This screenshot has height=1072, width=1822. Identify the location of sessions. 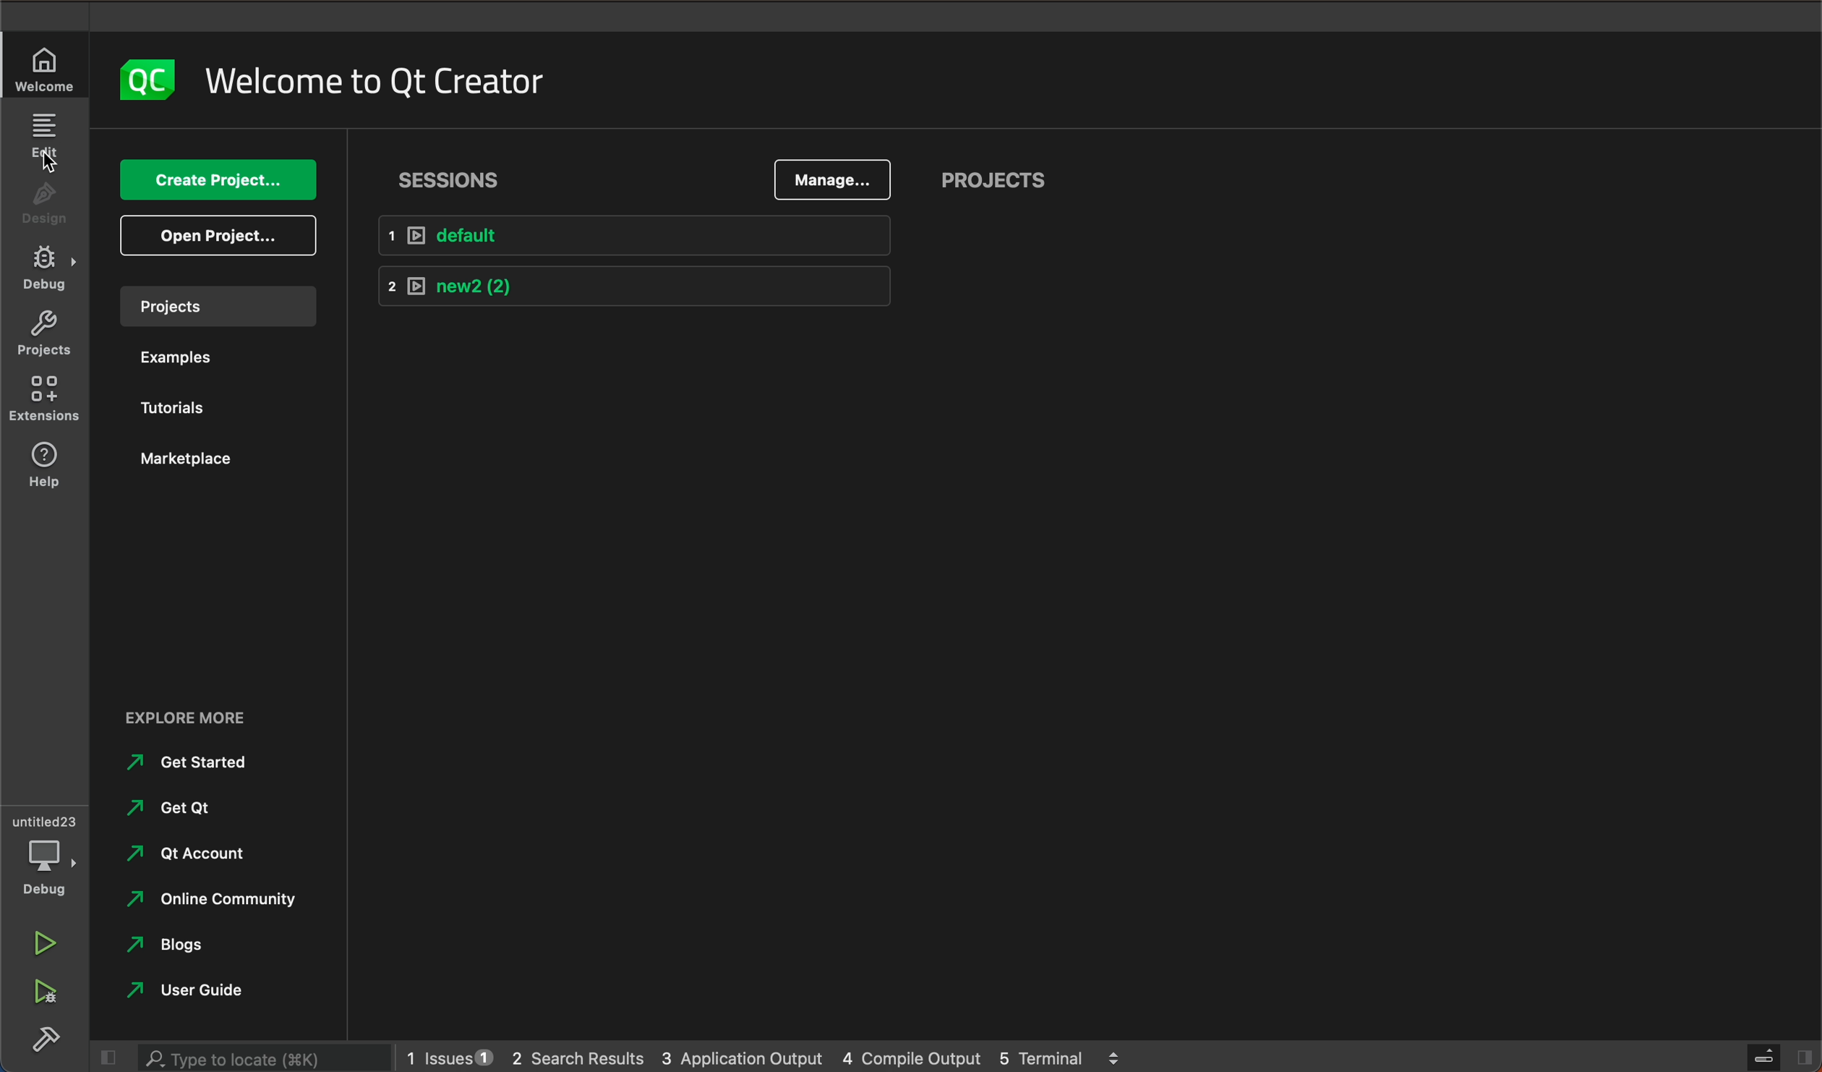
(453, 173).